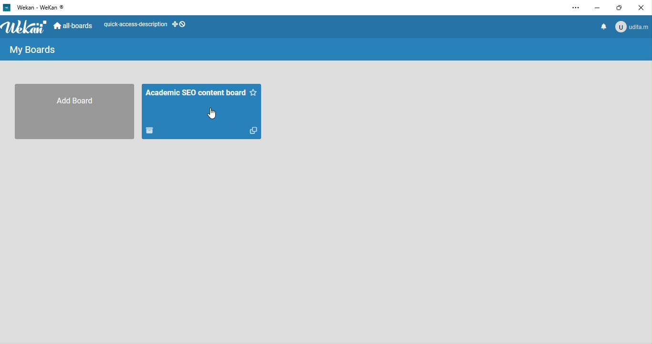  What do you see at coordinates (642, 7) in the screenshot?
I see `close` at bounding box center [642, 7].